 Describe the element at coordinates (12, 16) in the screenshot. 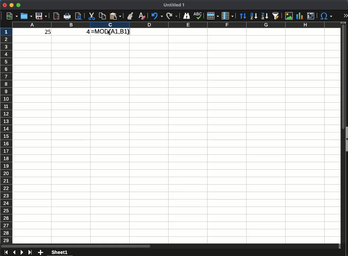

I see `new` at that location.